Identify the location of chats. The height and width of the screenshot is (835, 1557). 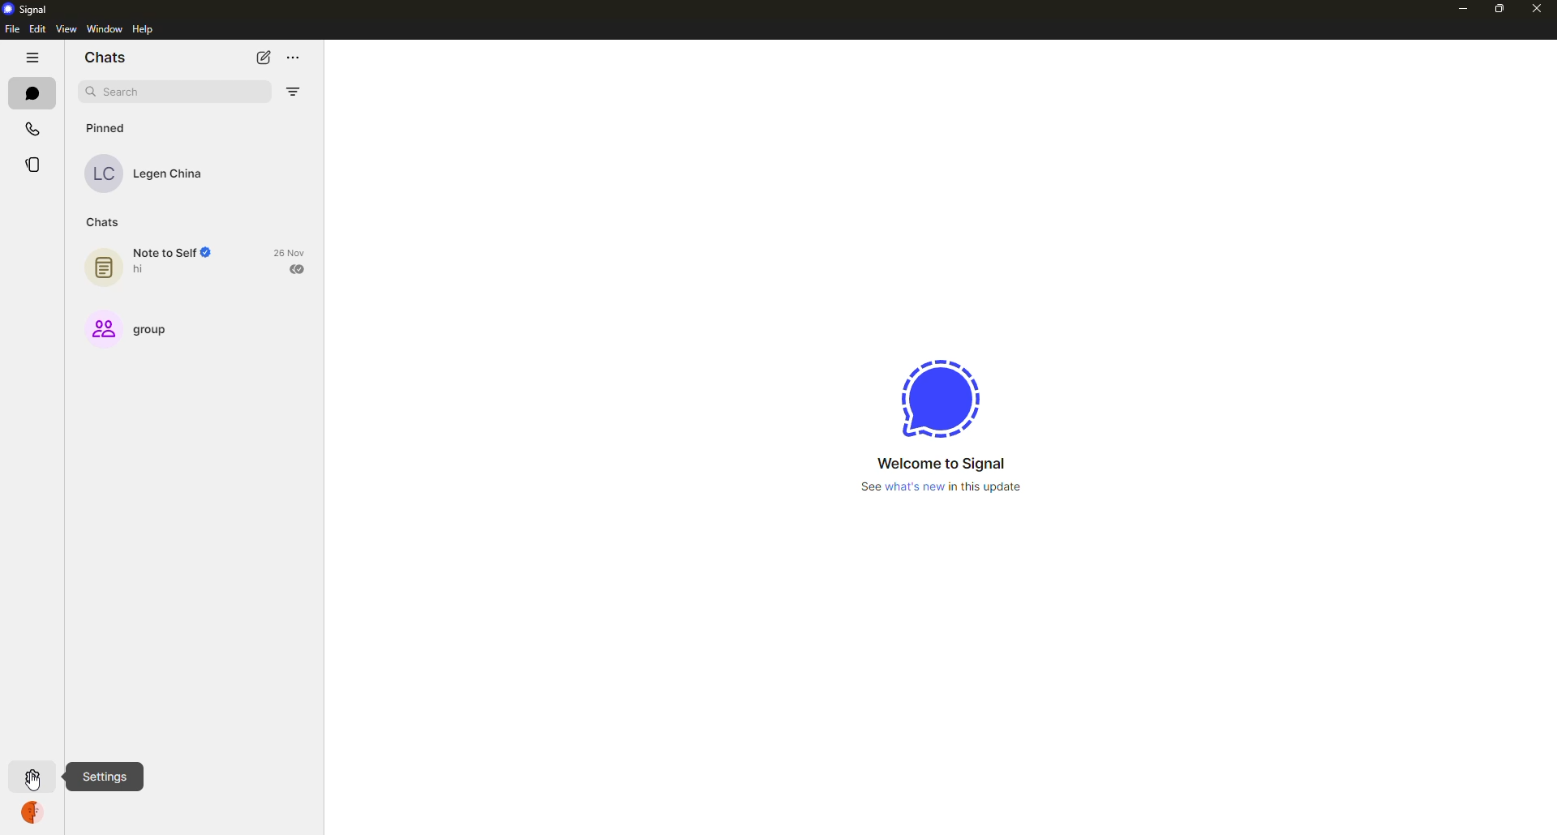
(105, 221).